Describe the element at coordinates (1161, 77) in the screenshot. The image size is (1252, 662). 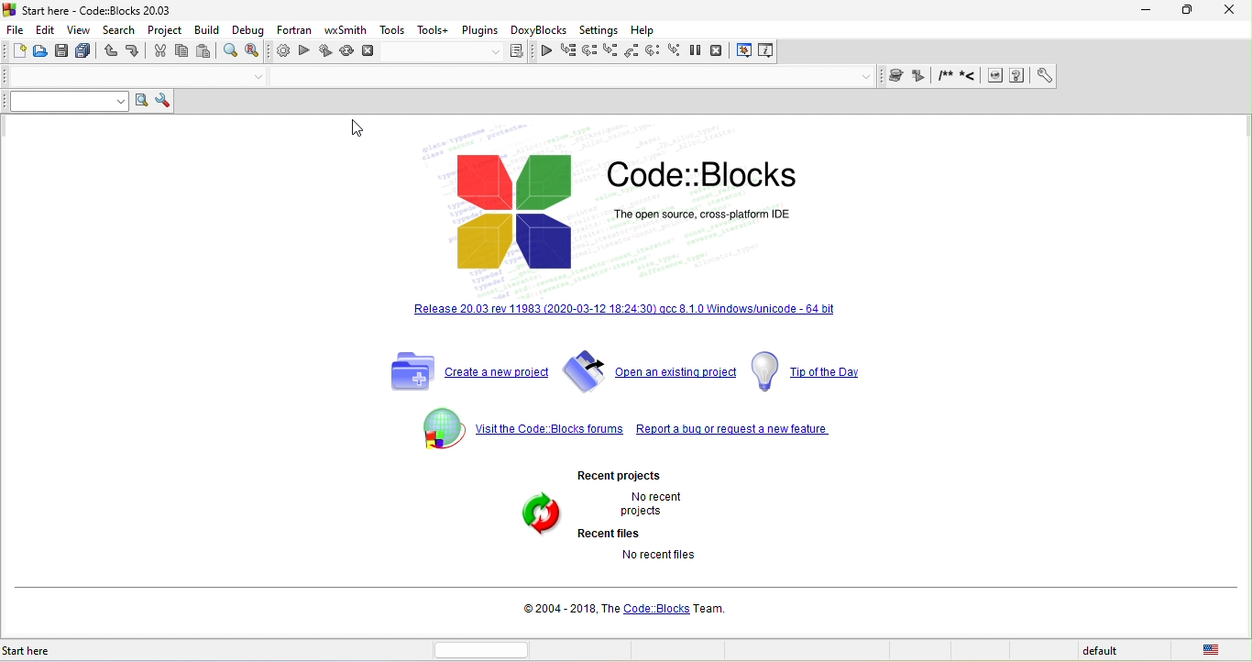
I see `run chm` at that location.